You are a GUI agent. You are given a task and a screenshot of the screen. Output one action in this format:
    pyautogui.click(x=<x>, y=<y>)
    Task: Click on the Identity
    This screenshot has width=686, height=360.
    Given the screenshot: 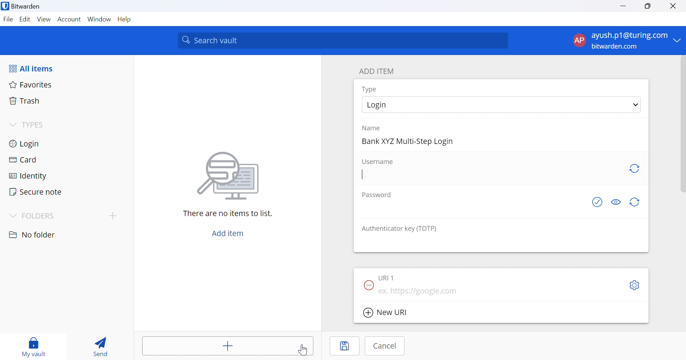 What is the action you would take?
    pyautogui.click(x=28, y=176)
    